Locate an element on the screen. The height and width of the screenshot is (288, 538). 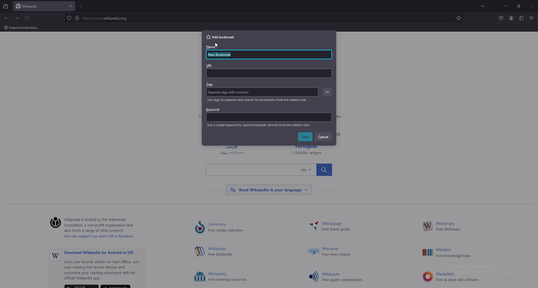
 is located at coordinates (22, 27).